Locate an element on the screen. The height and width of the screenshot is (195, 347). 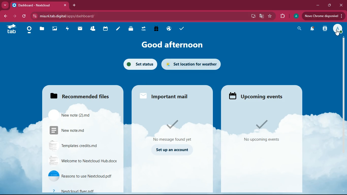
favourite is located at coordinates (271, 16).